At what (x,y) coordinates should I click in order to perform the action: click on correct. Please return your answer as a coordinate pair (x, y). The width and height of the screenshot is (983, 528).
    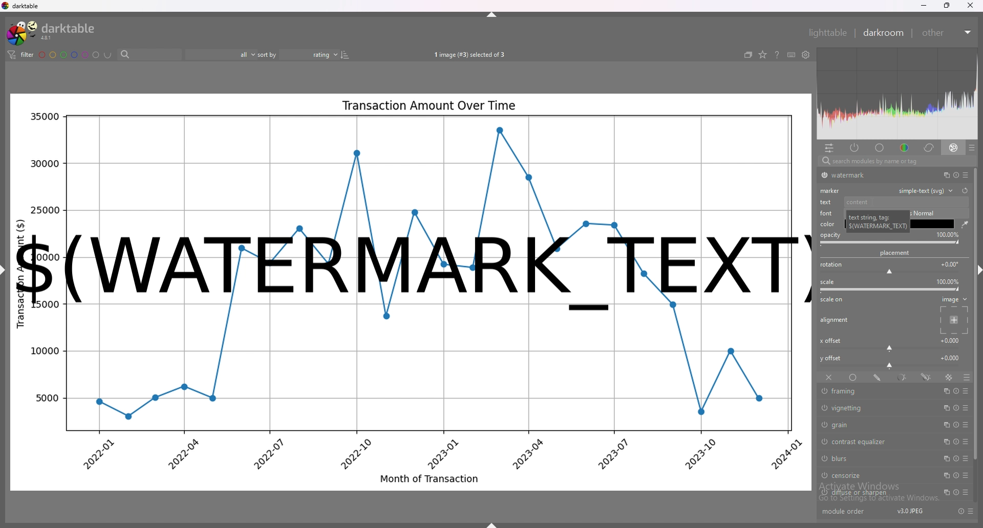
    Looking at the image, I should click on (928, 148).